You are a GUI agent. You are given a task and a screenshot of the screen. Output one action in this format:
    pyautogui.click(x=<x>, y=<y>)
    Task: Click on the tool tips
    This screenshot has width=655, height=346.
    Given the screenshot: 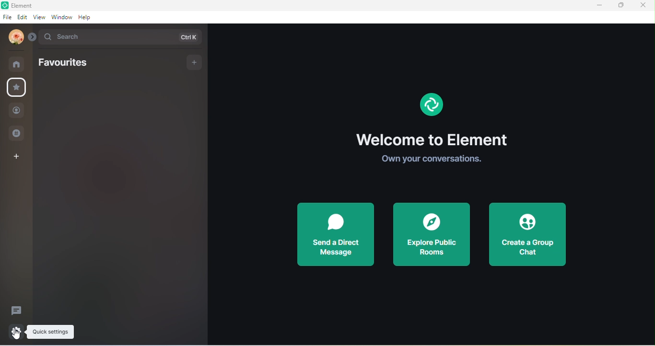 What is the action you would take?
    pyautogui.click(x=50, y=332)
    